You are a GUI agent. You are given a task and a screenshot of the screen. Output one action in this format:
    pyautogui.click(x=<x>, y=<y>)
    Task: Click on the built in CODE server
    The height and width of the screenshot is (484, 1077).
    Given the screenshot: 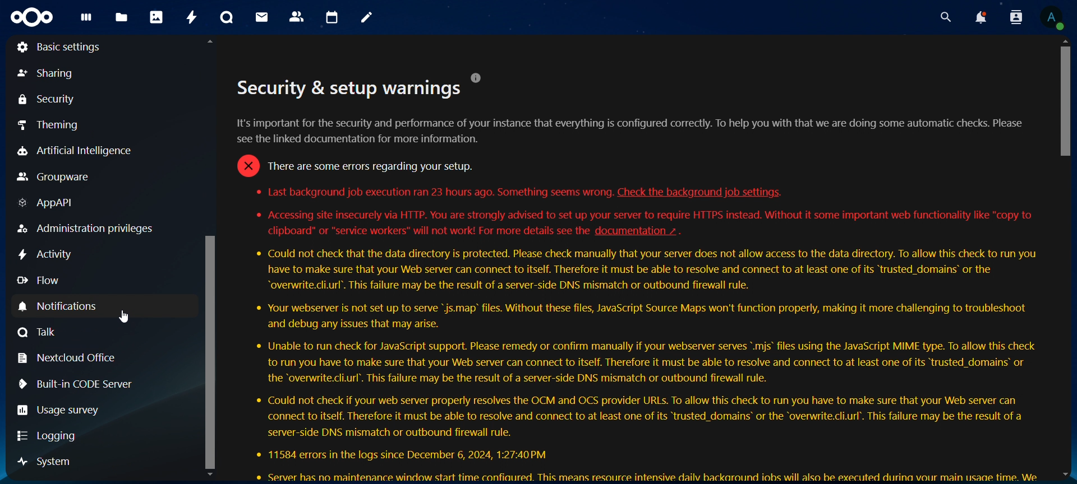 What is the action you would take?
    pyautogui.click(x=78, y=383)
    